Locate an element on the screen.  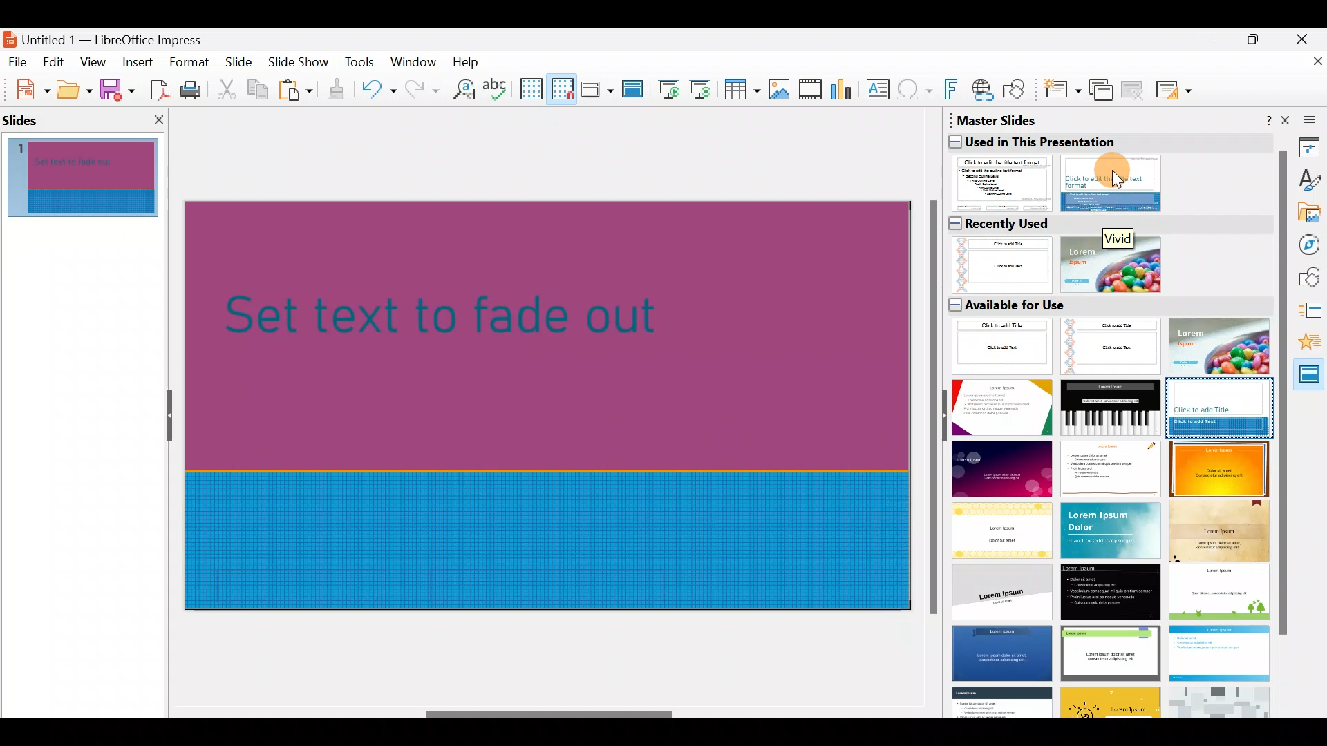
Close is located at coordinates (1307, 37).